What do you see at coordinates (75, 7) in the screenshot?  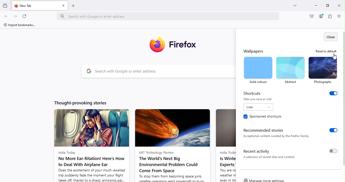 I see `Add a new tab` at bounding box center [75, 7].